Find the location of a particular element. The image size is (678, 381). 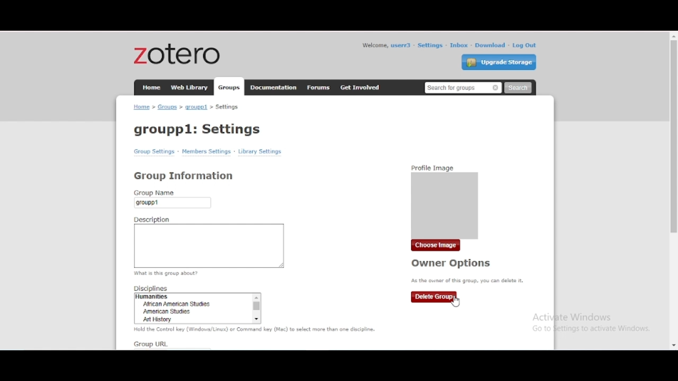

settings is located at coordinates (430, 46).